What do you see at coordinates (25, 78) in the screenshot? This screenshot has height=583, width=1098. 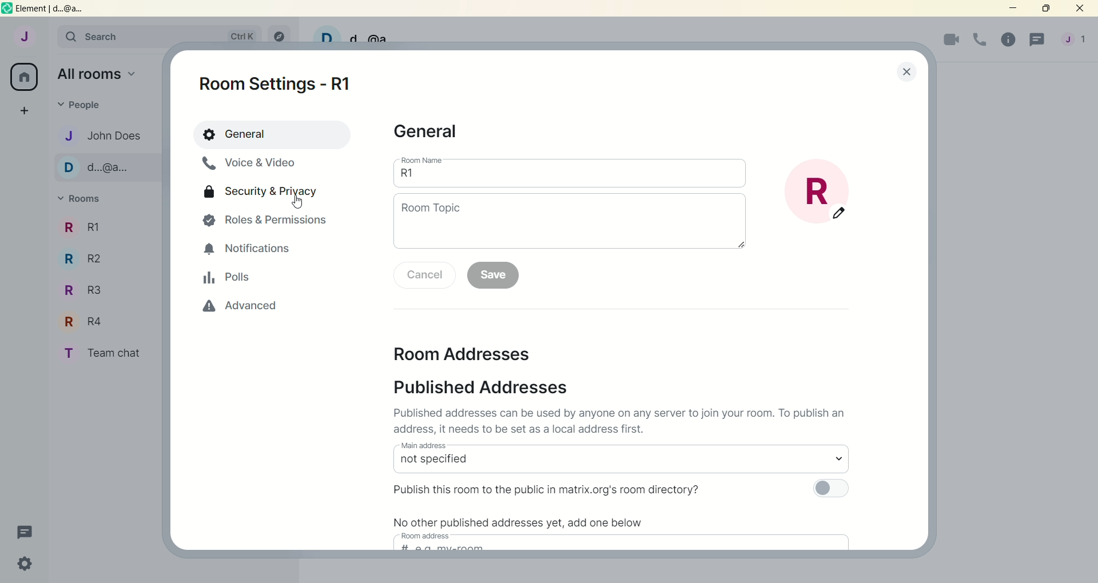 I see `all rooms` at bounding box center [25, 78].